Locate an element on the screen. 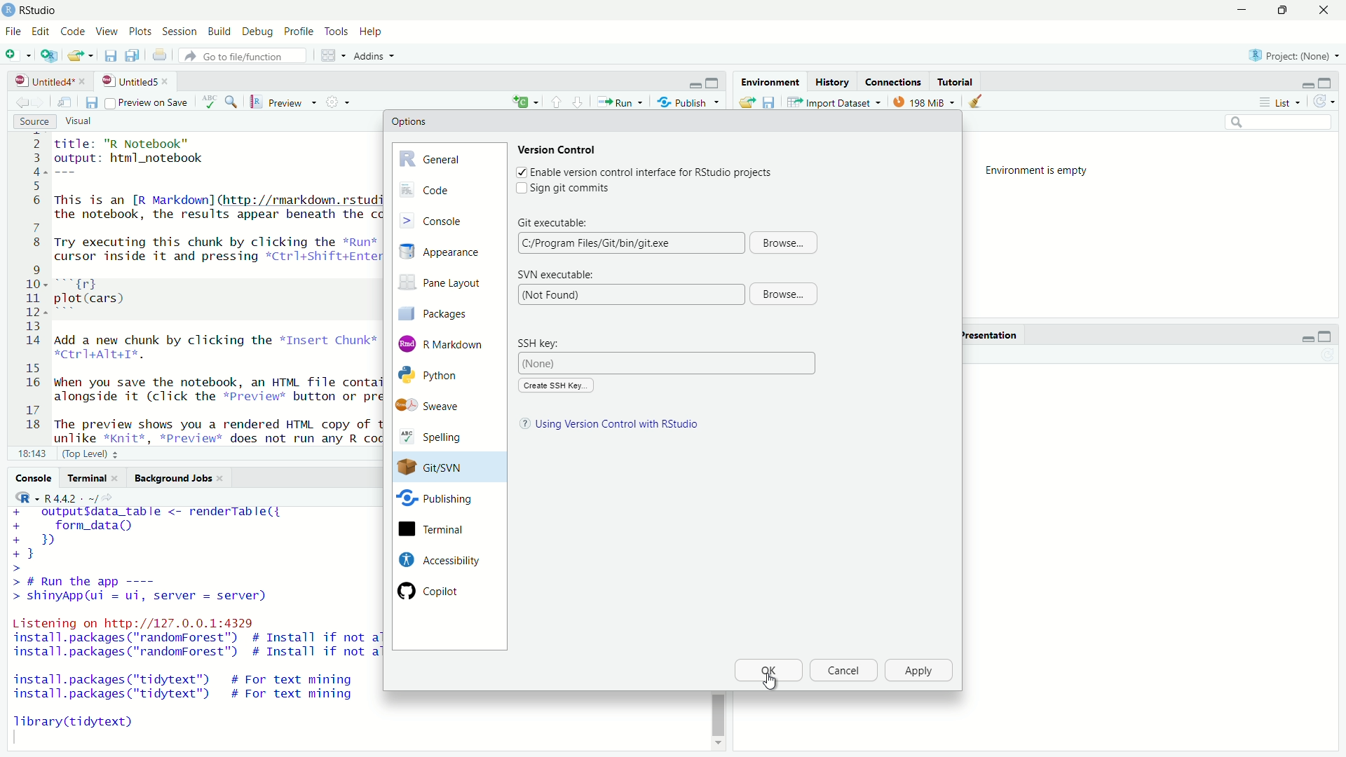  copilot is located at coordinates (440, 590).